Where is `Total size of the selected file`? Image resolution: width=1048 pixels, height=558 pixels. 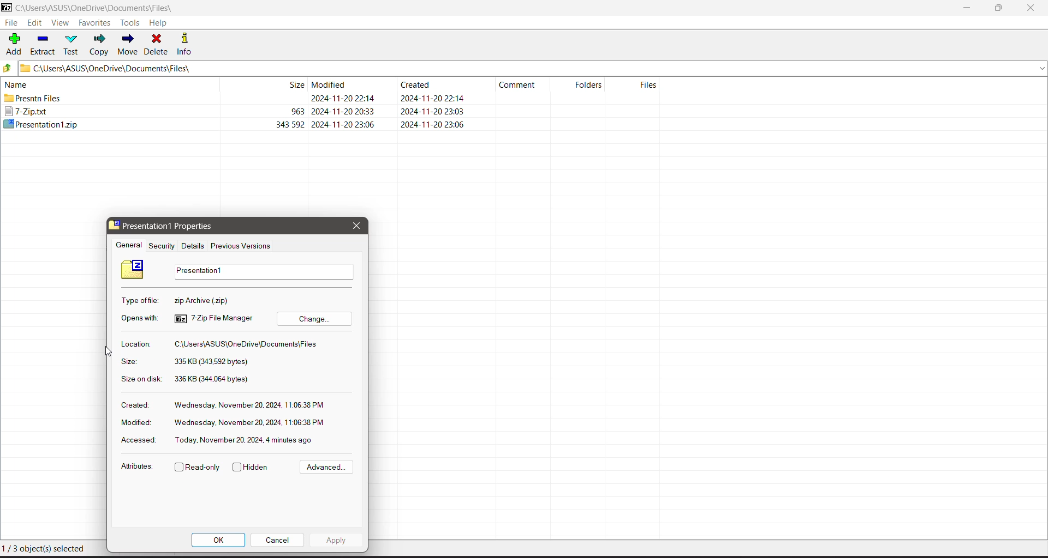 Total size of the selected file is located at coordinates (212, 379).